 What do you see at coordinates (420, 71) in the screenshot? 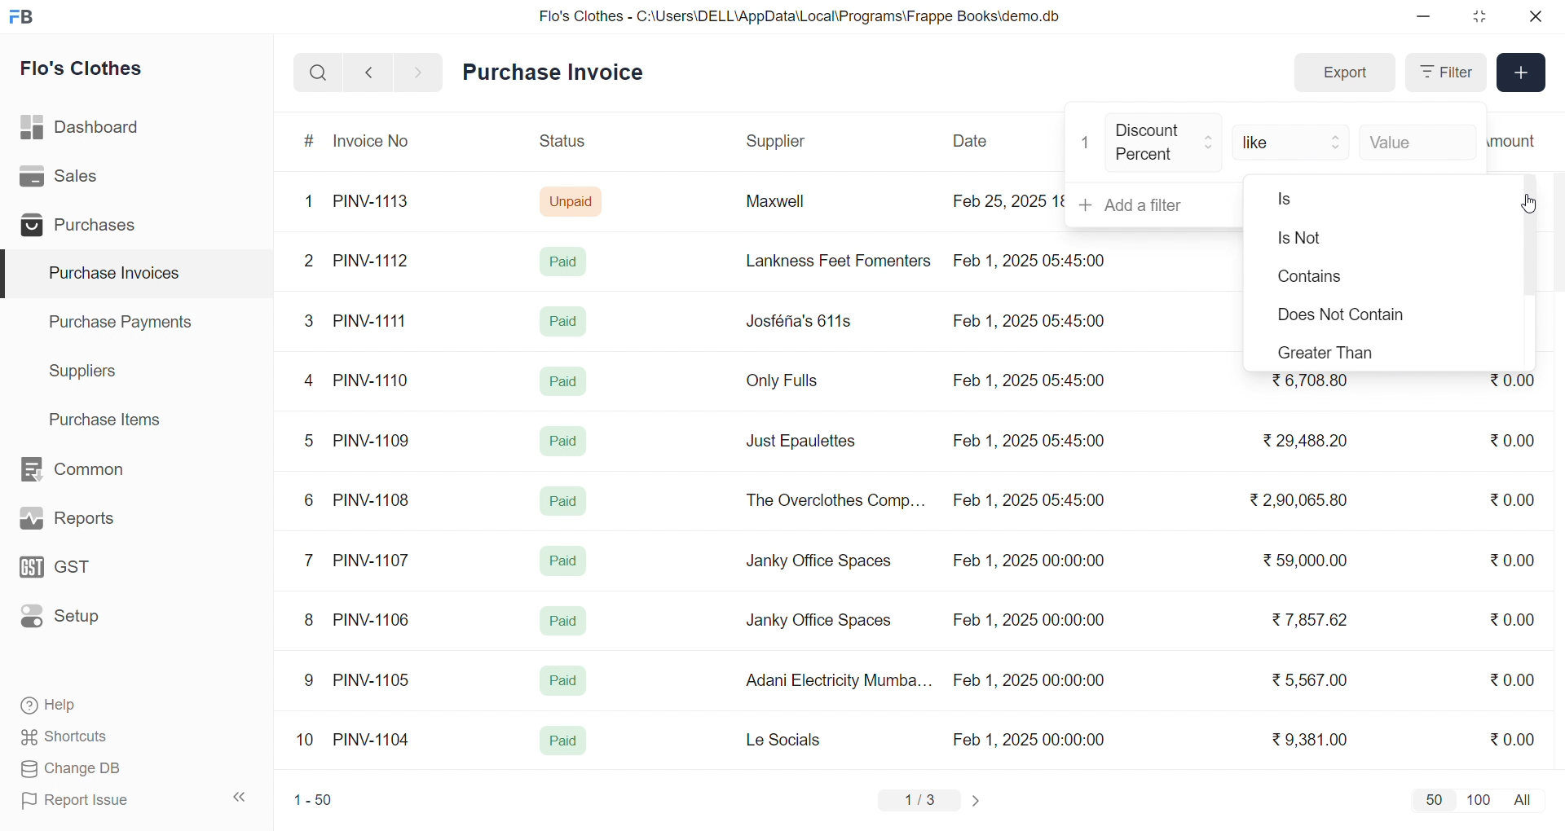
I see `navigate forward` at bounding box center [420, 71].